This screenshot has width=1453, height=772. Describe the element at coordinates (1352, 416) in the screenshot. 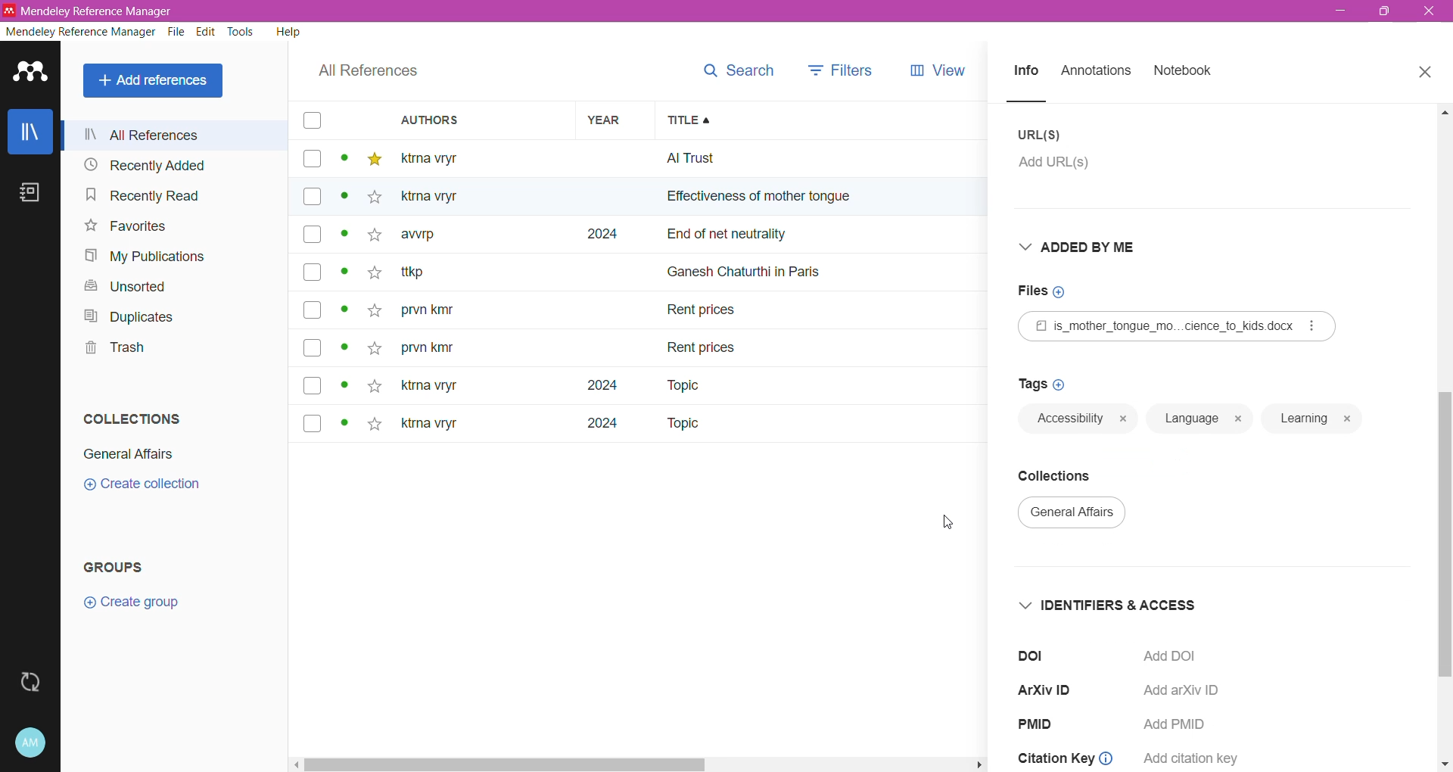

I see `close` at that location.